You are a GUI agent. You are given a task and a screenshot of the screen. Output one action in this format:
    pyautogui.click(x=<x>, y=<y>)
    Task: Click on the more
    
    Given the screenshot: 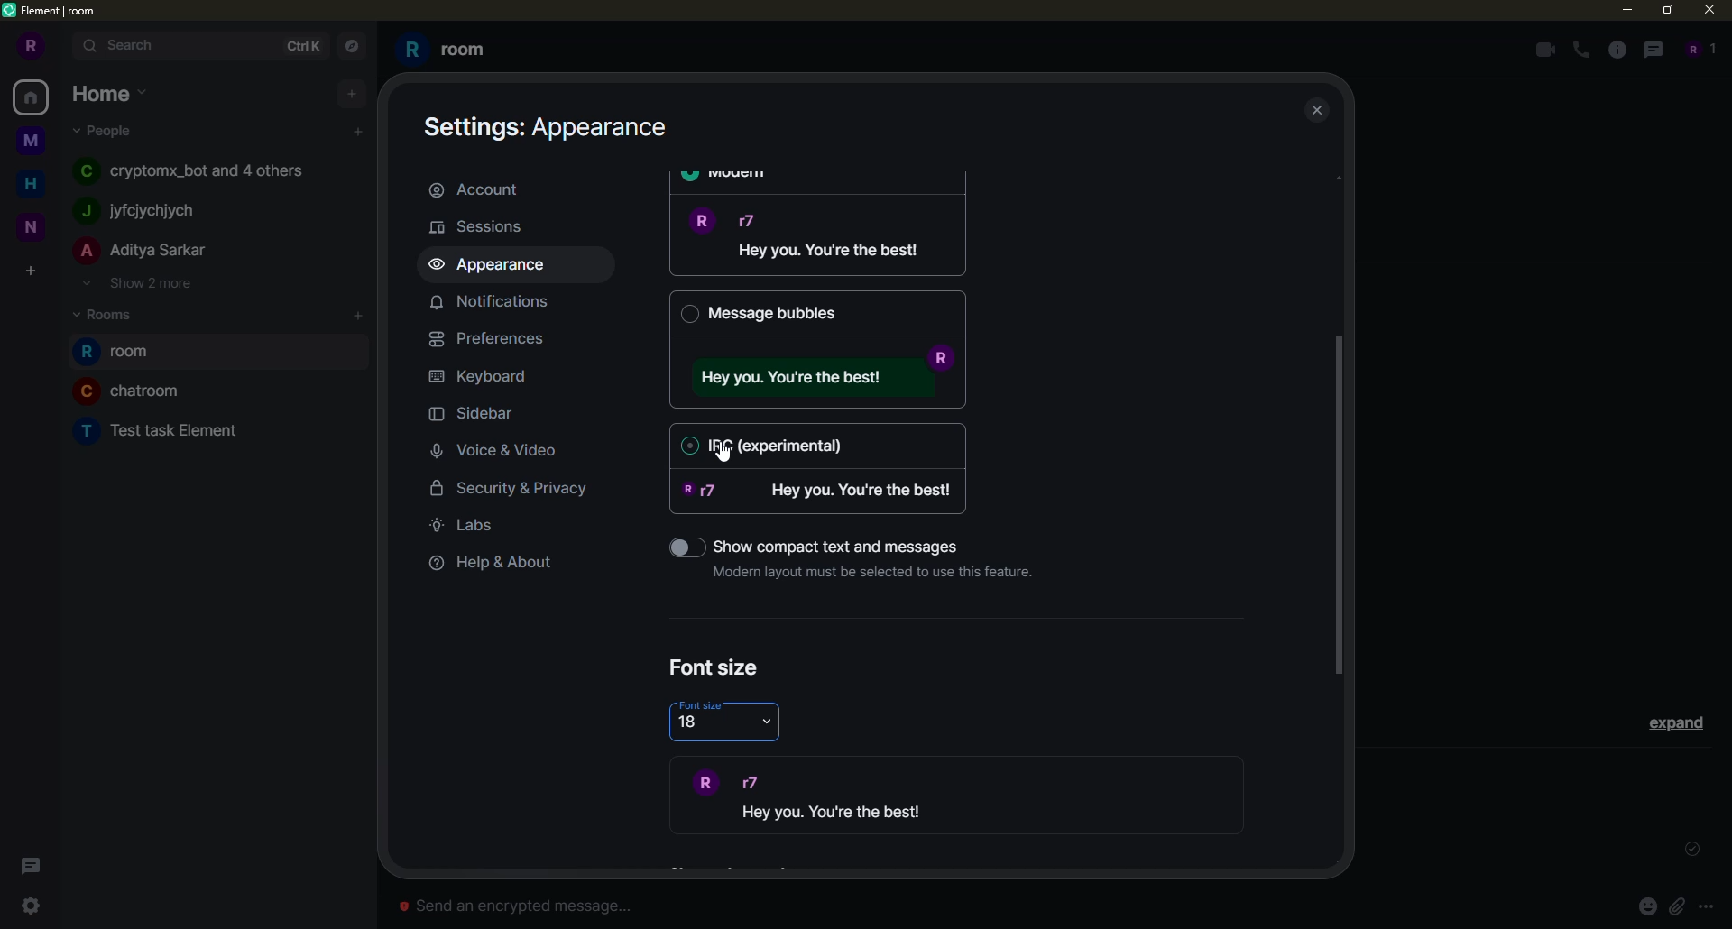 What is the action you would take?
    pyautogui.click(x=1707, y=907)
    